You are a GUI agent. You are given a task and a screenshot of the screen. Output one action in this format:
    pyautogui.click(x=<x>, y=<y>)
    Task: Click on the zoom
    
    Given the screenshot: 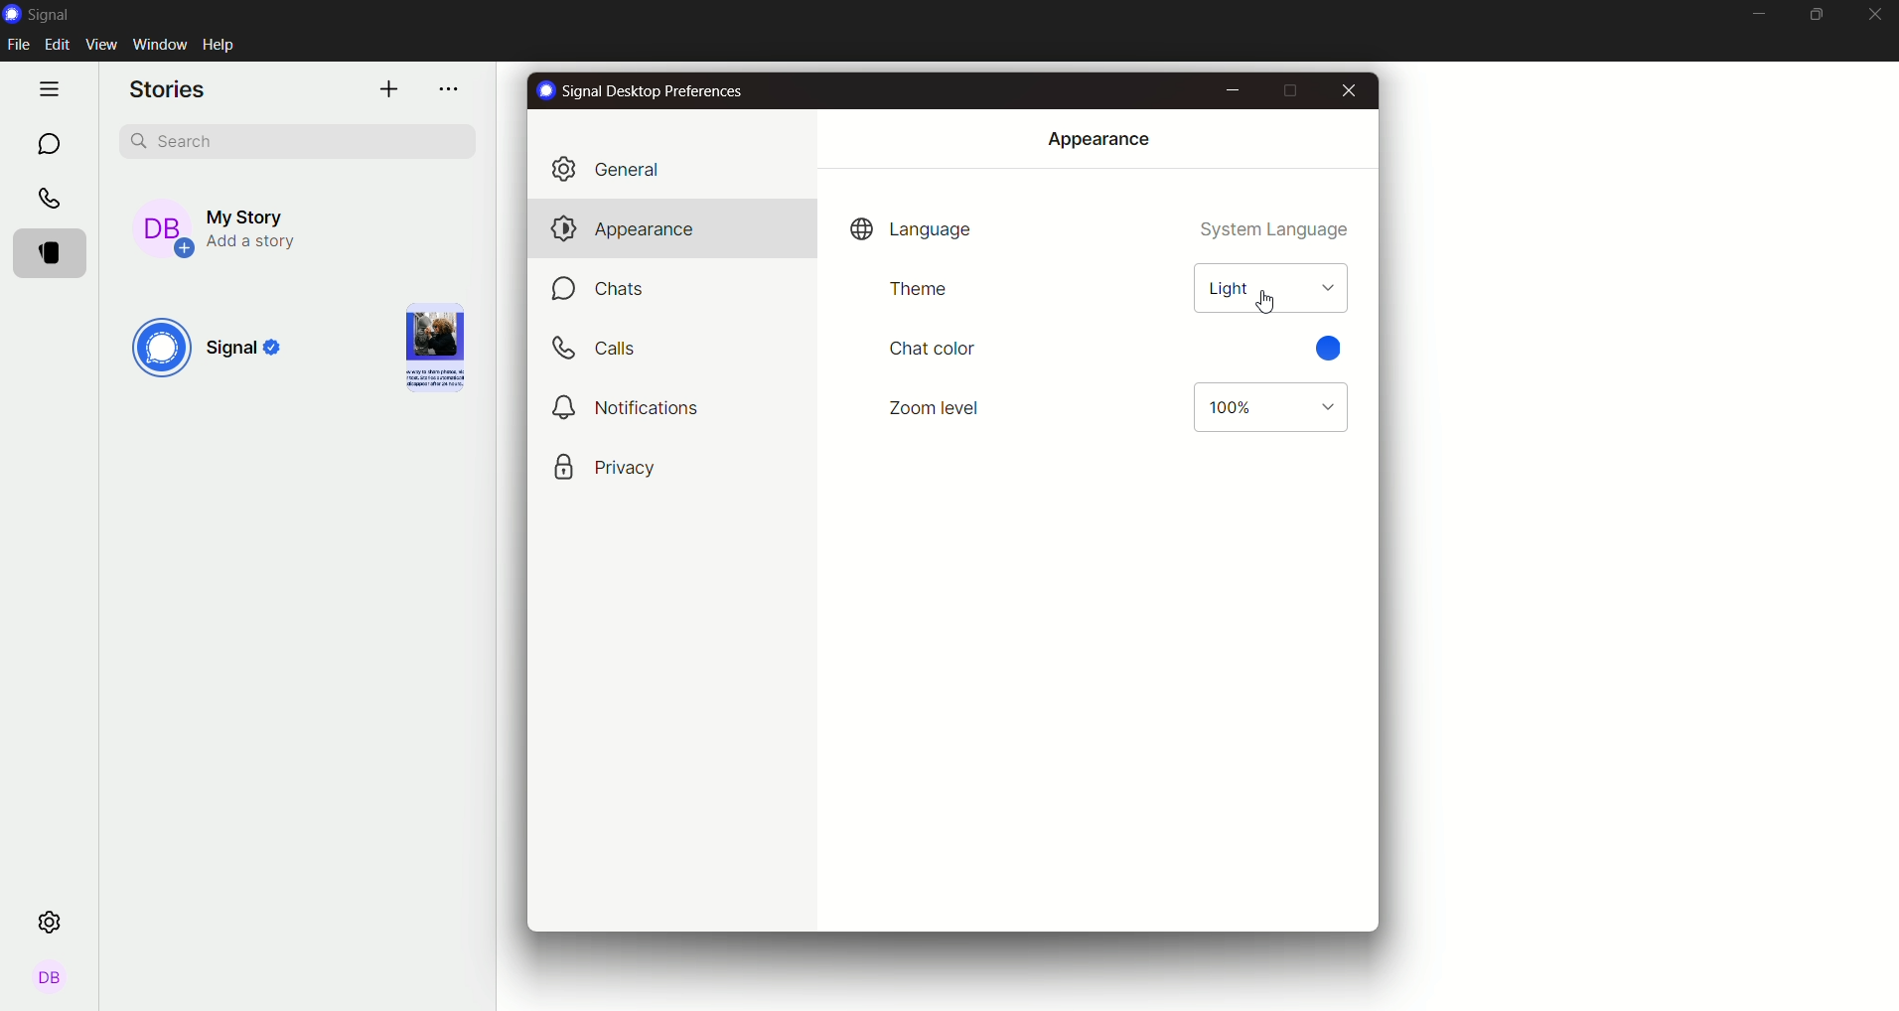 What is the action you would take?
    pyautogui.click(x=1267, y=408)
    